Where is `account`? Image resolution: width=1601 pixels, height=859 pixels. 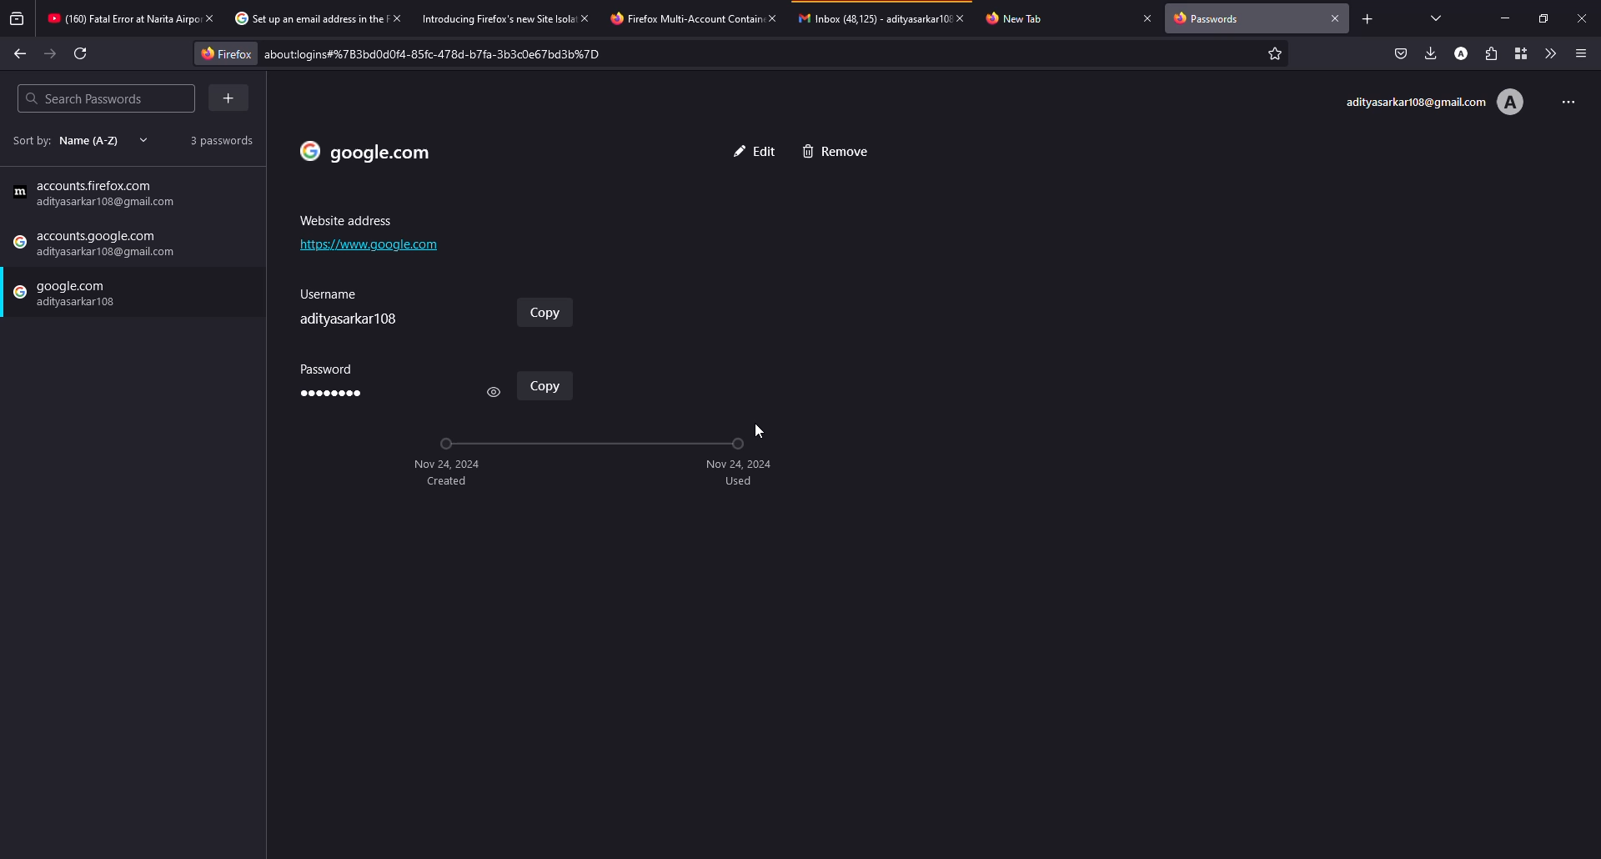 account is located at coordinates (1463, 53).